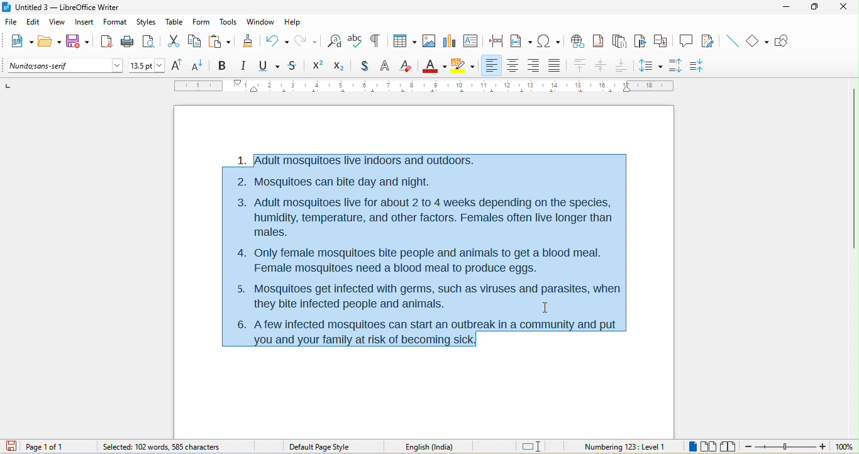  Describe the element at coordinates (202, 23) in the screenshot. I see `form` at that location.